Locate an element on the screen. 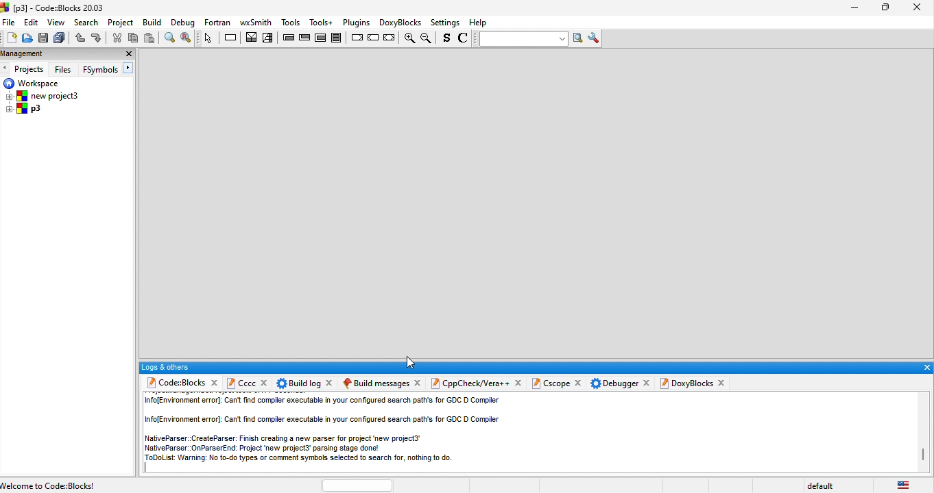  code blocks is located at coordinates (175, 383).